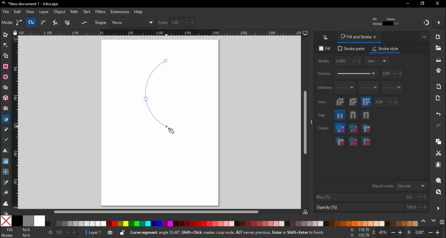  I want to click on start marker, so click(346, 89).